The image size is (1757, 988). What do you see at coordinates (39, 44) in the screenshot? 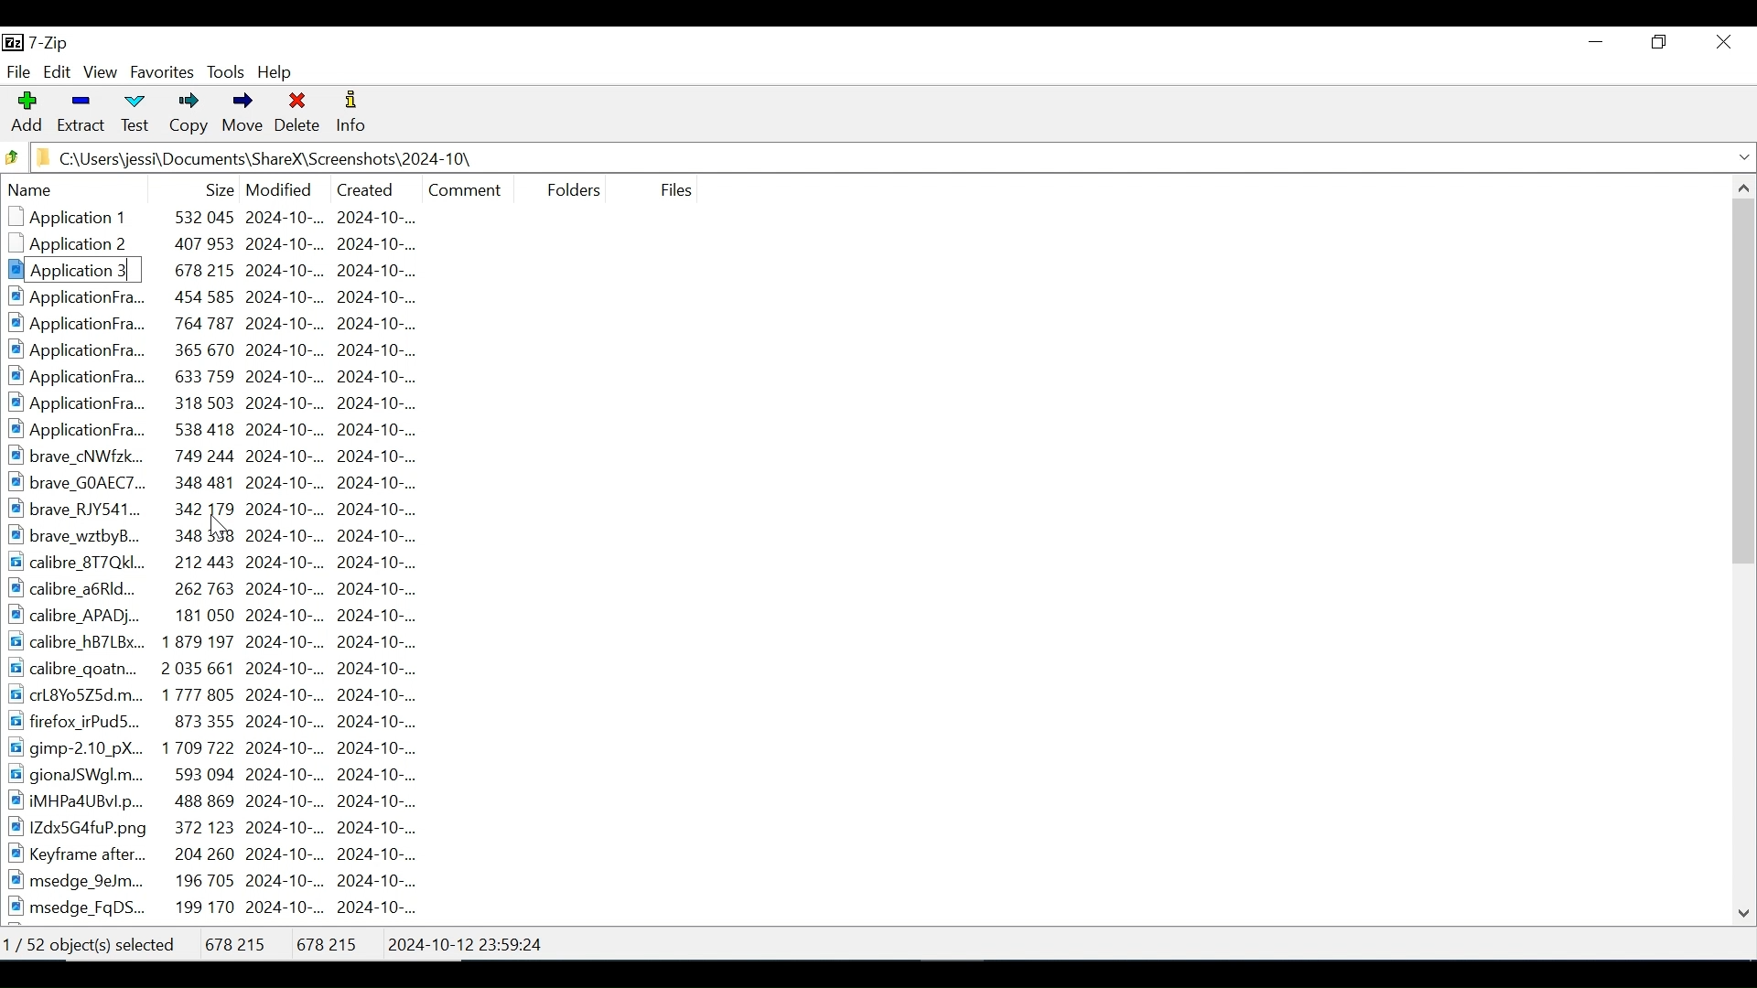
I see `7-Zip Desktop Icon` at bounding box center [39, 44].